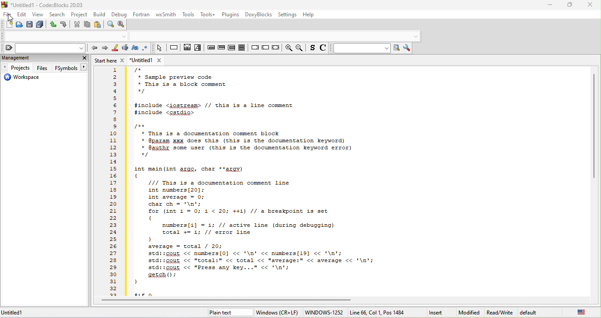  I want to click on selected text, so click(125, 49).